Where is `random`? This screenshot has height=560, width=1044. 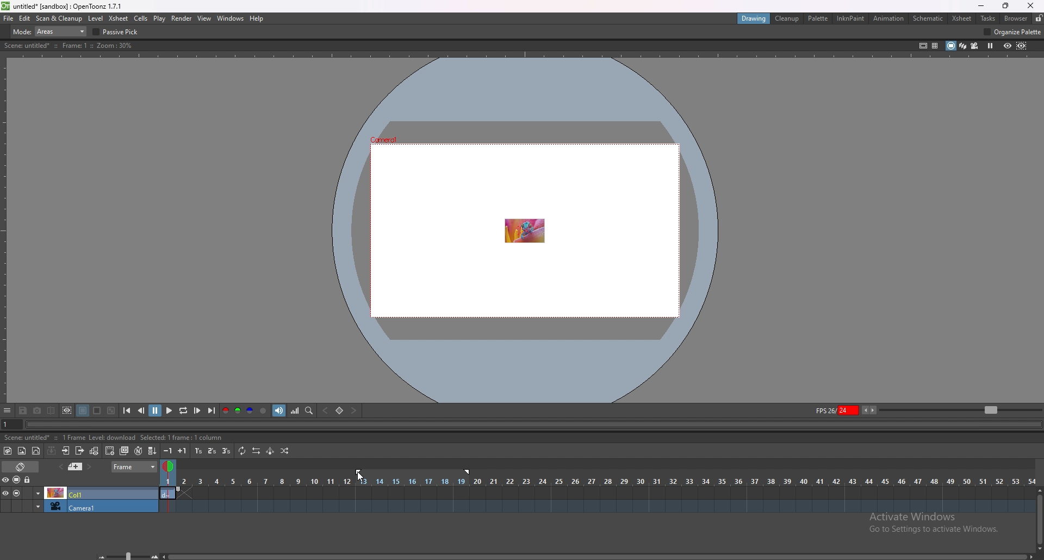
random is located at coordinates (284, 451).